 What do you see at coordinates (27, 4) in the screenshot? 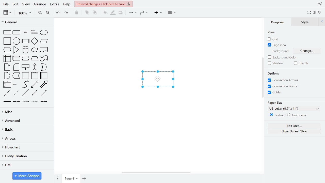
I see `view` at bounding box center [27, 4].